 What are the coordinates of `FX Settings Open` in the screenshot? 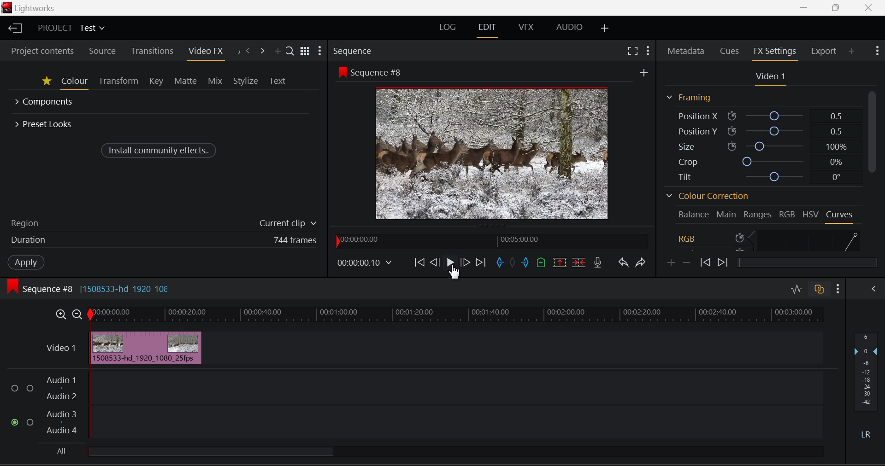 It's located at (775, 52).